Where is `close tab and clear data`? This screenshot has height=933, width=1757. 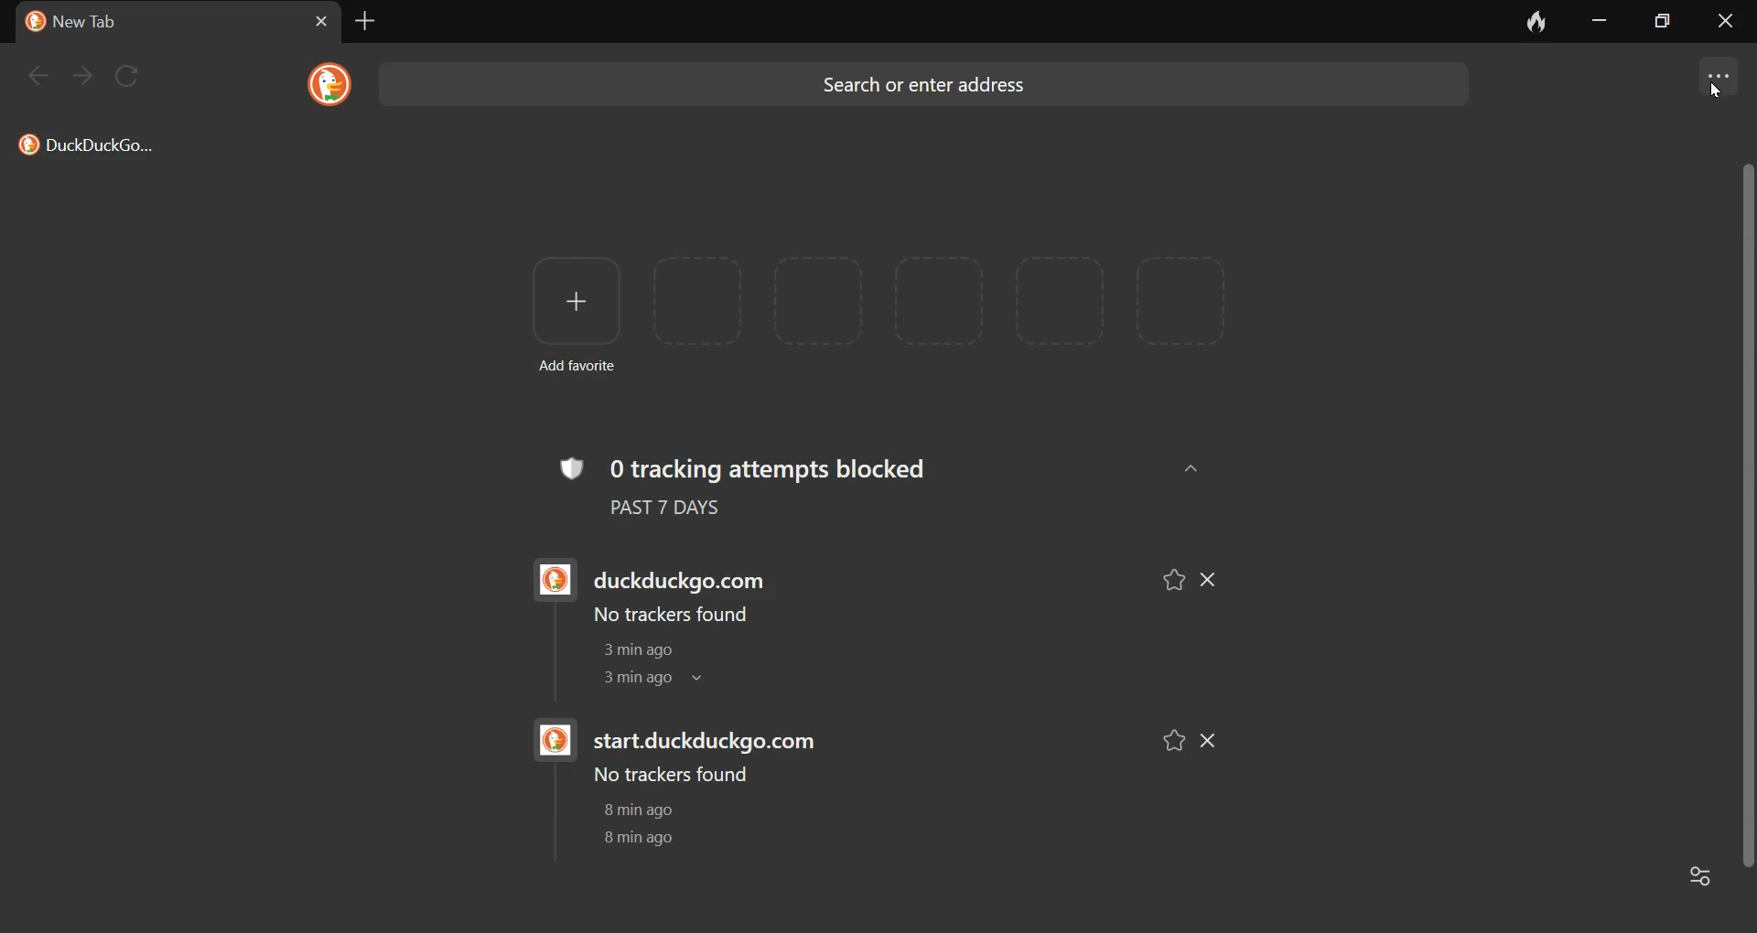
close tab and clear data is located at coordinates (1524, 21).